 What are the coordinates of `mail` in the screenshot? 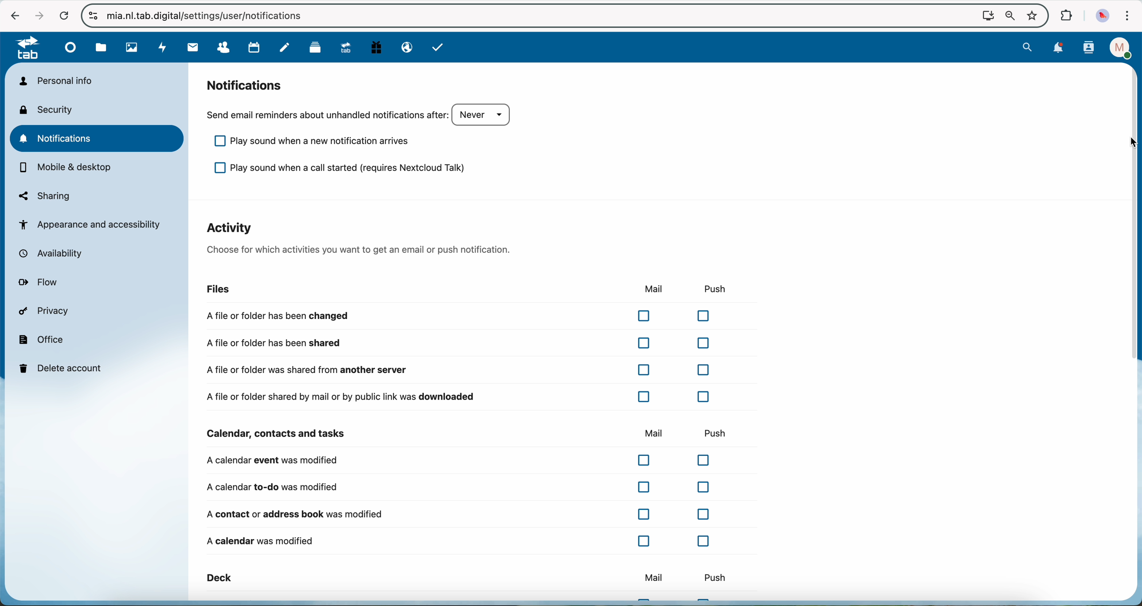 It's located at (657, 433).